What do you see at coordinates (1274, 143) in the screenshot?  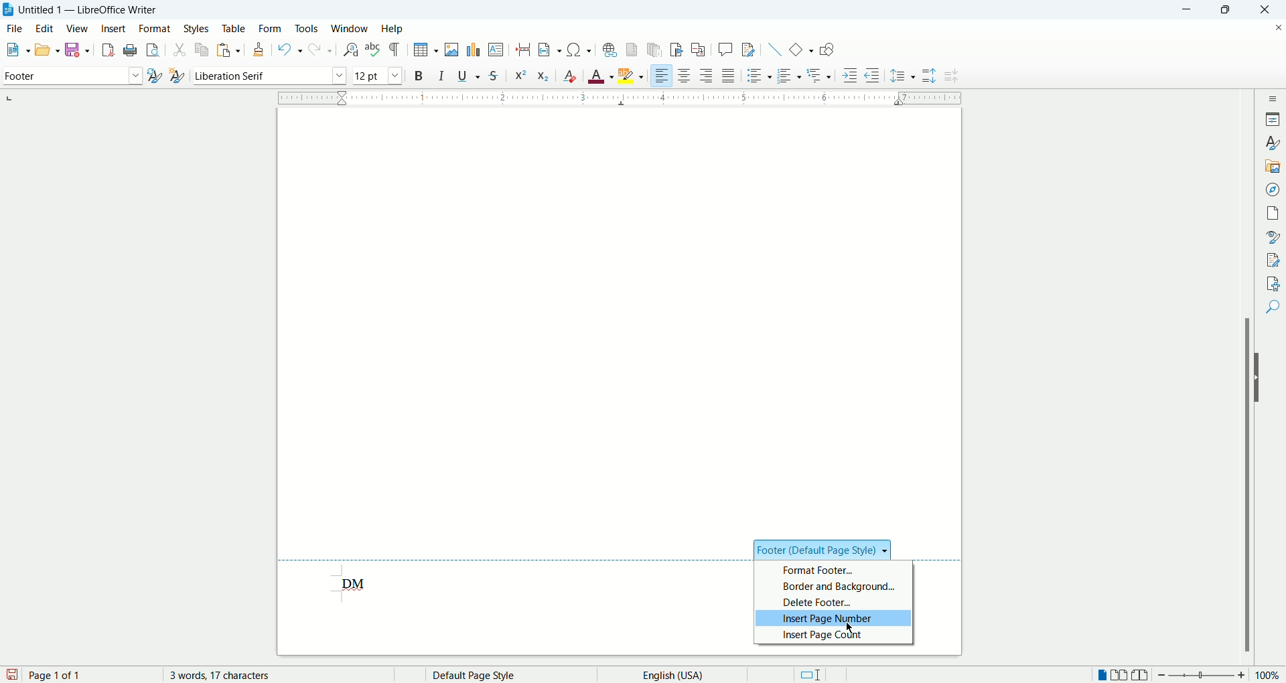 I see `styles` at bounding box center [1274, 143].